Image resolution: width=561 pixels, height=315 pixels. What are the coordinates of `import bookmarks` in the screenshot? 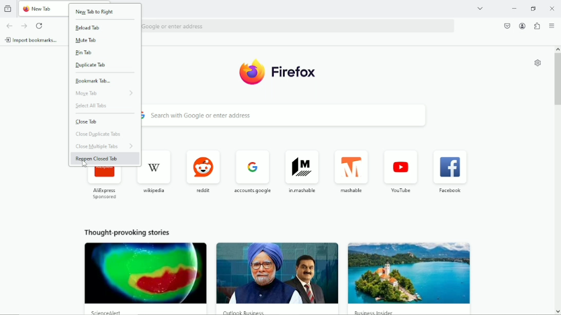 It's located at (30, 40).